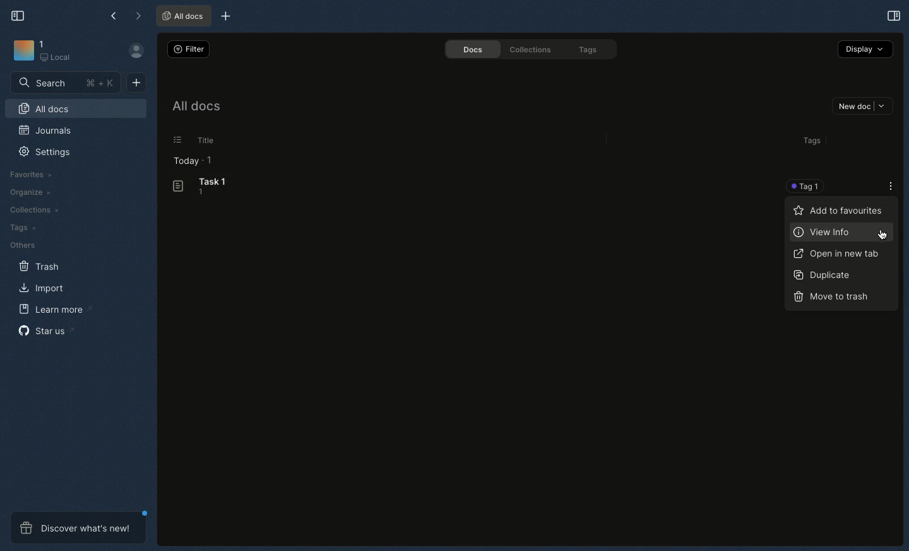  I want to click on Icon, so click(21, 50).